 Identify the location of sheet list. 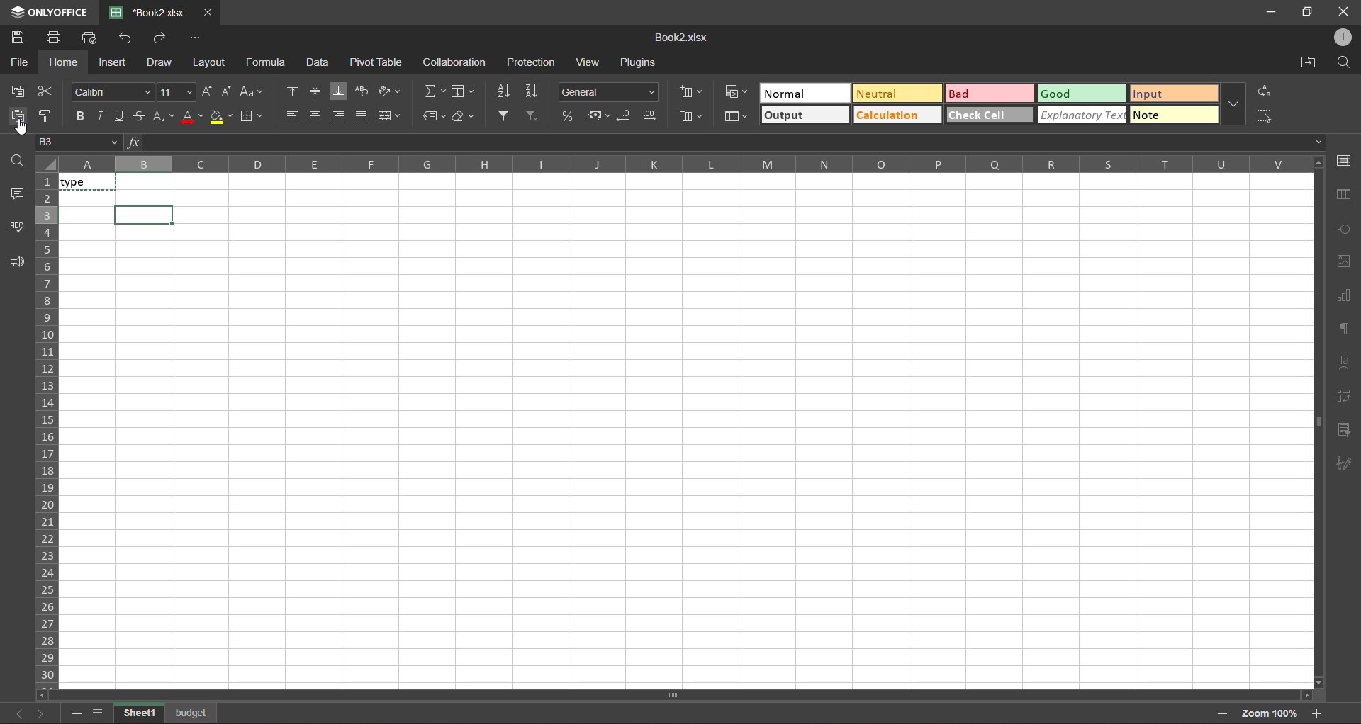
(99, 712).